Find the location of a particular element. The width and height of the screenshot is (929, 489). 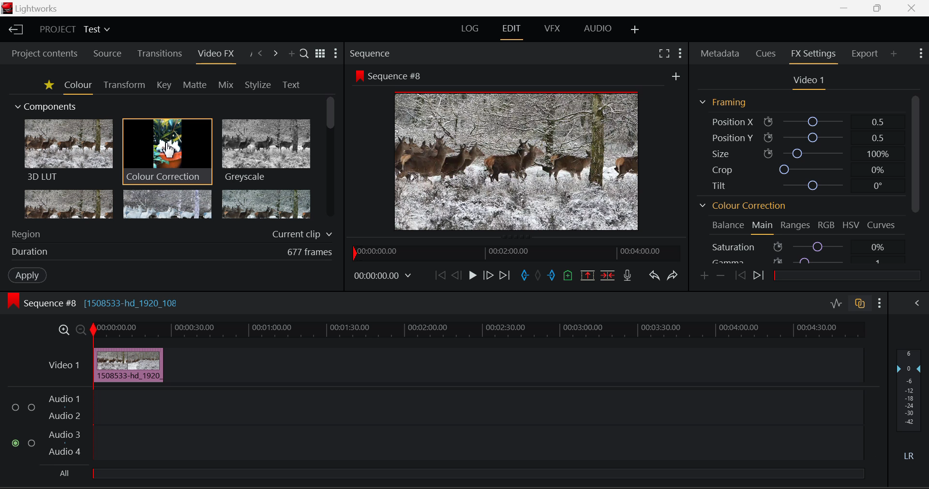

Duration is located at coordinates (171, 251).